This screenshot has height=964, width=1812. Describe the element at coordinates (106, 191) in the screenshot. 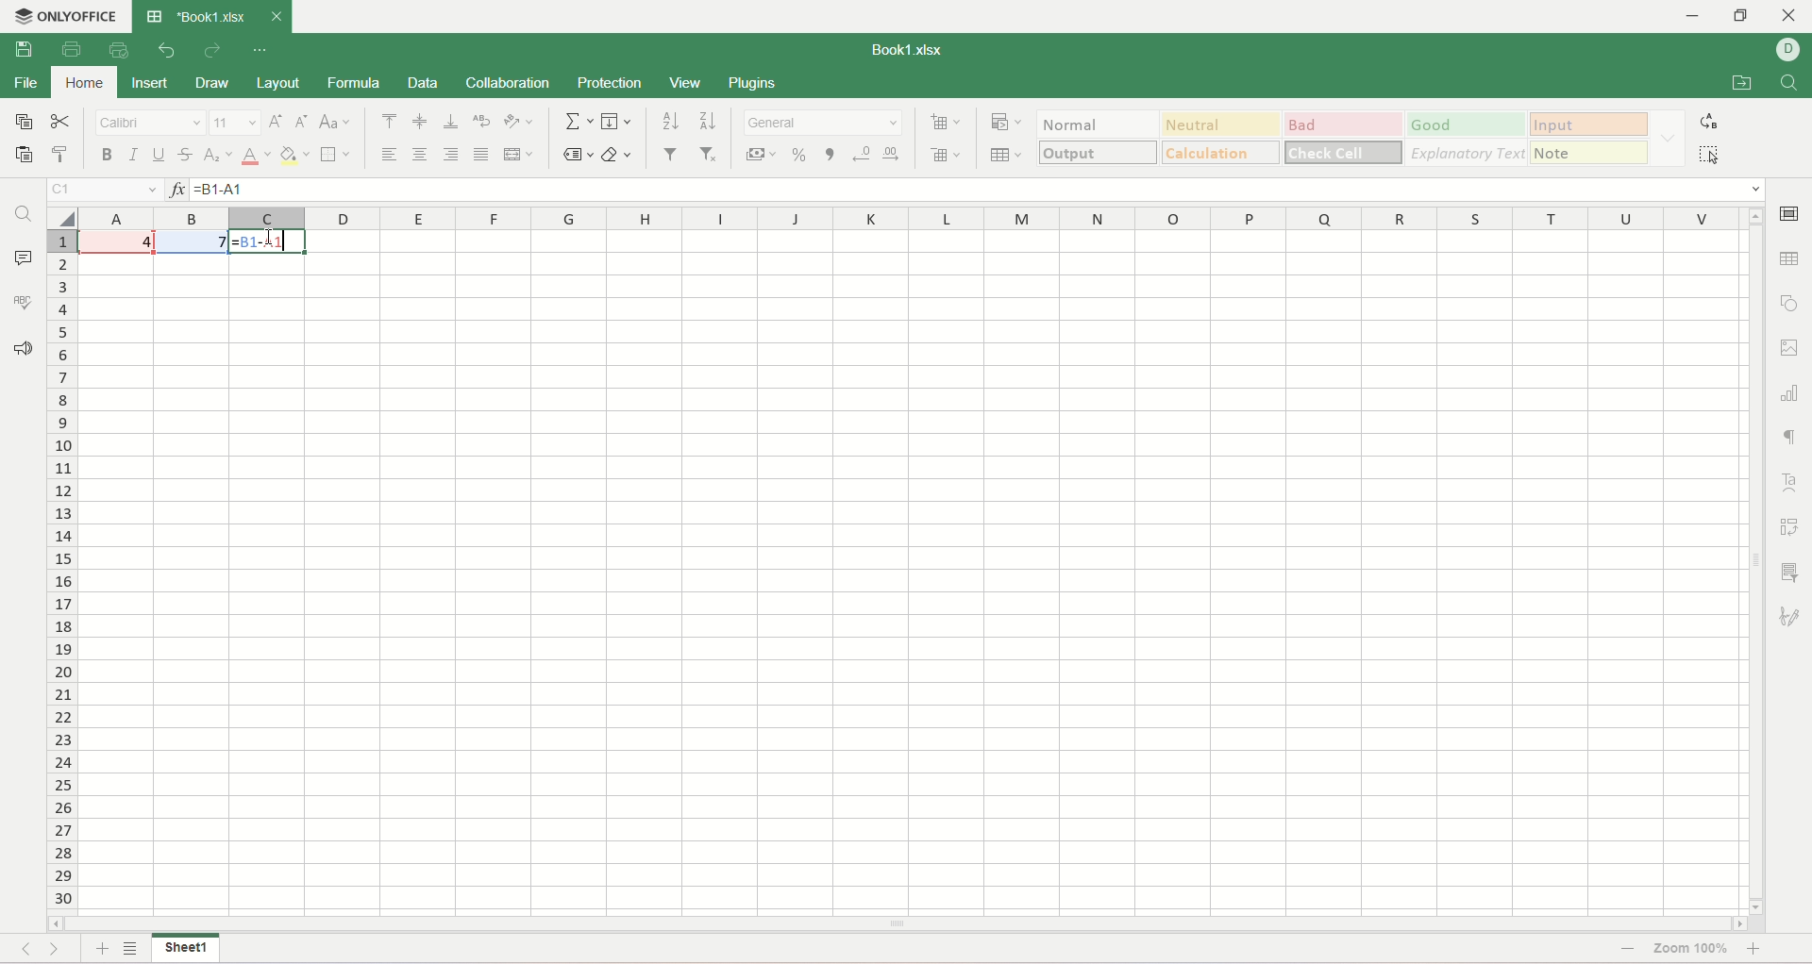

I see `cell position` at that location.